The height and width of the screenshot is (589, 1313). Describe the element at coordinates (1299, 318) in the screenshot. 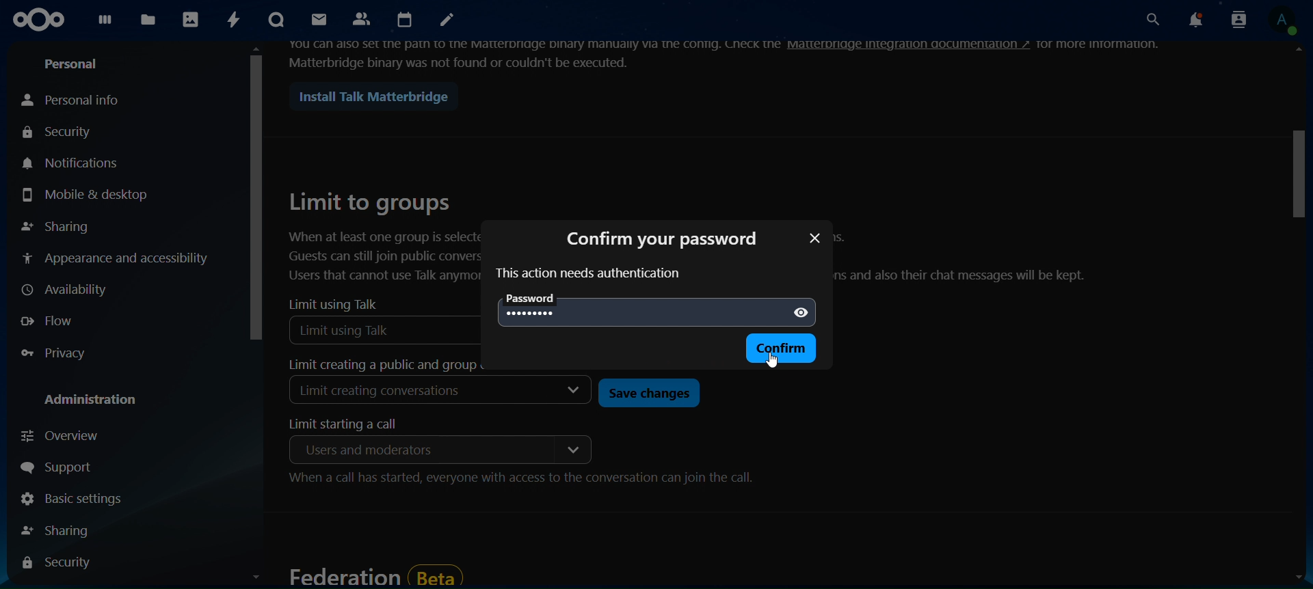

I see `scroll bar` at that location.